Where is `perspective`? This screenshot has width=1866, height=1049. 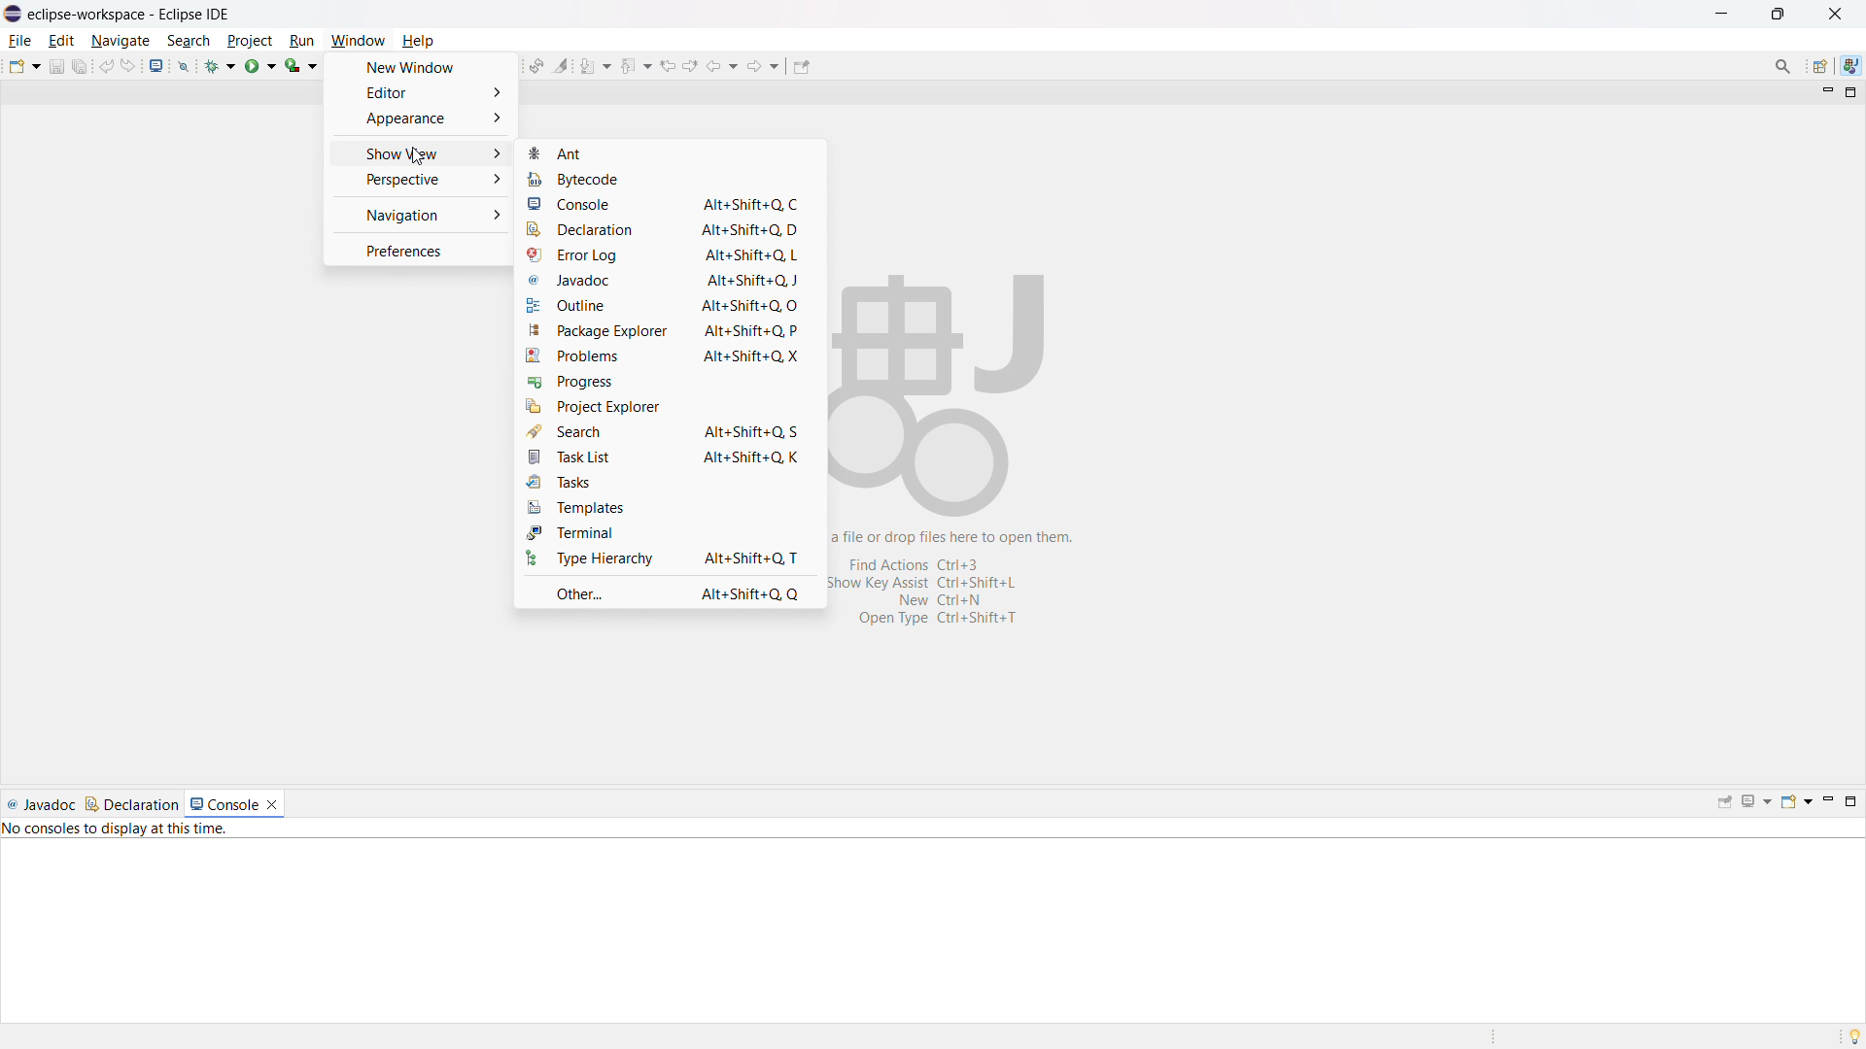 perspective is located at coordinates (419, 180).